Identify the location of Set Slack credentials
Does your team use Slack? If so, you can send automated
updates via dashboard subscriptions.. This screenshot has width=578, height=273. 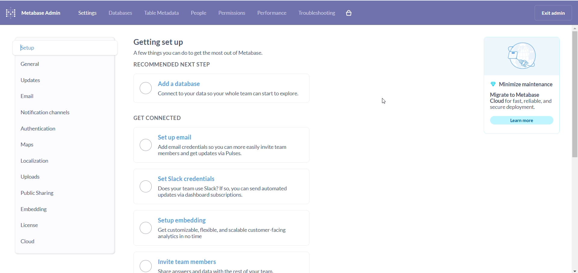
(232, 188).